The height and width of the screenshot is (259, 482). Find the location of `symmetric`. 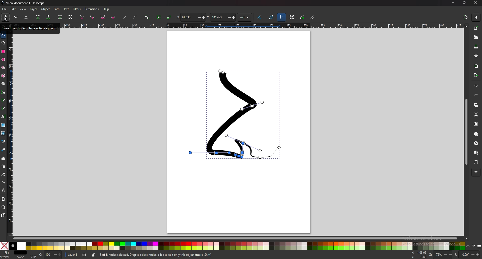

symmetric is located at coordinates (103, 17).